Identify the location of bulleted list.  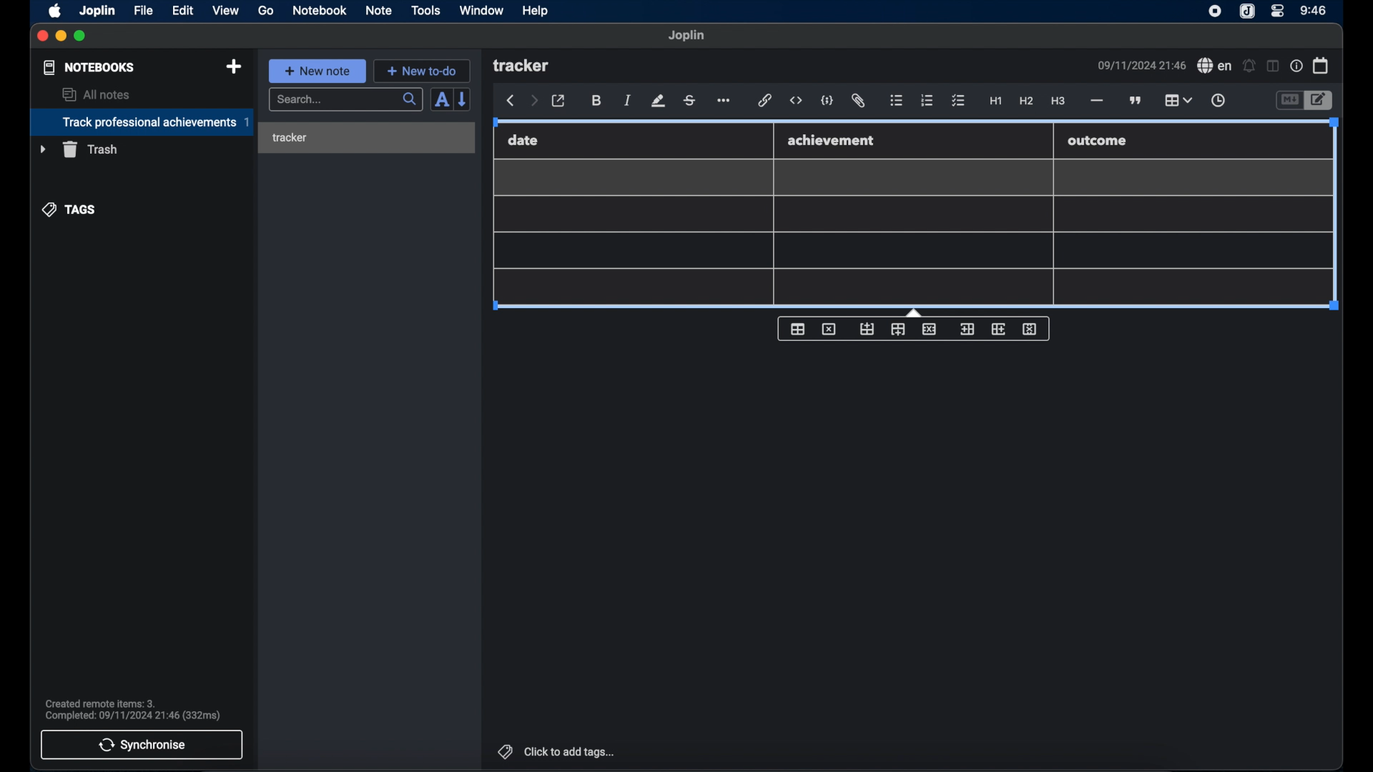
(897, 102).